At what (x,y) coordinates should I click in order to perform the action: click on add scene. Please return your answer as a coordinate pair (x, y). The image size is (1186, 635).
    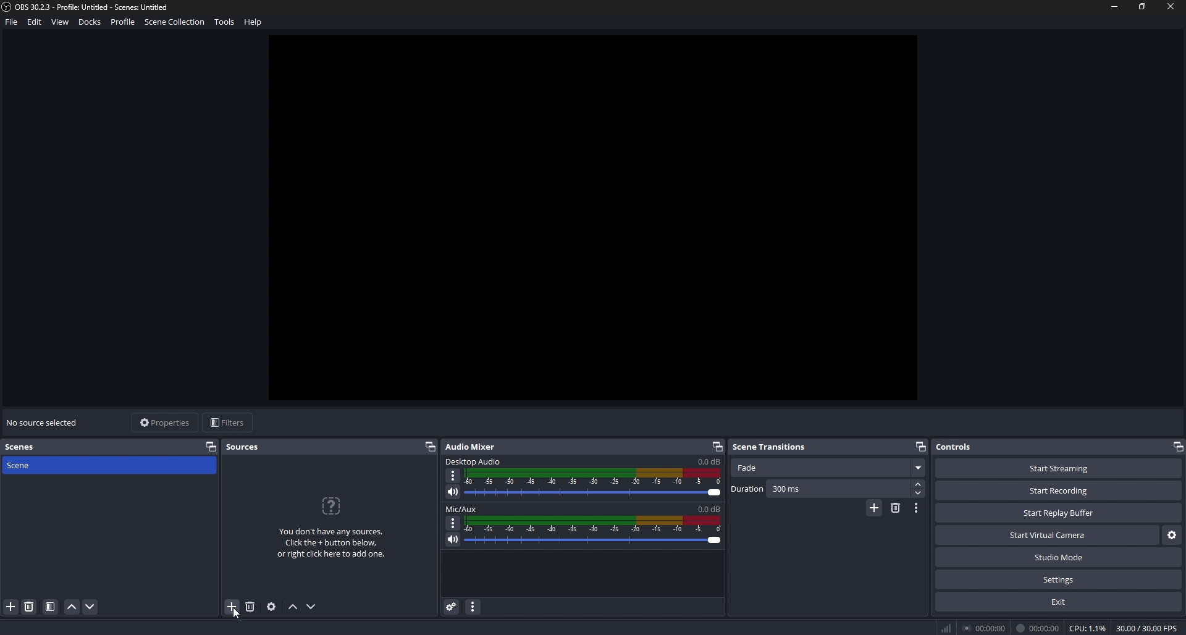
    Looking at the image, I should click on (11, 607).